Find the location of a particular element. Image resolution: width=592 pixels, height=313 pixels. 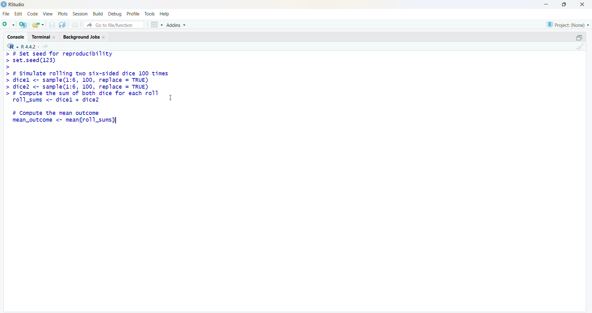

build is located at coordinates (97, 14).